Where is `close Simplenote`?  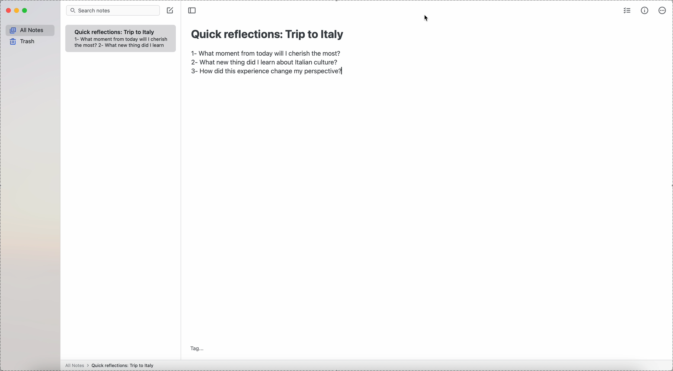
close Simplenote is located at coordinates (8, 10).